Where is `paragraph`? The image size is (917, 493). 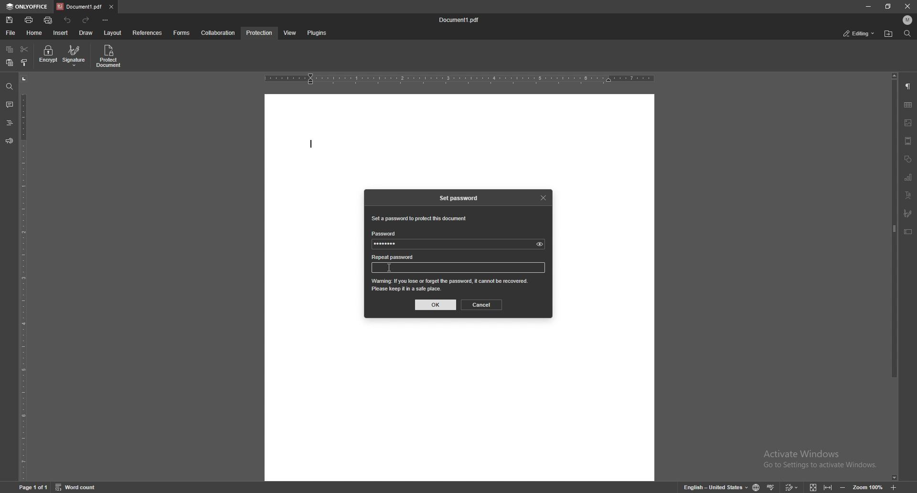 paragraph is located at coordinates (907, 87).